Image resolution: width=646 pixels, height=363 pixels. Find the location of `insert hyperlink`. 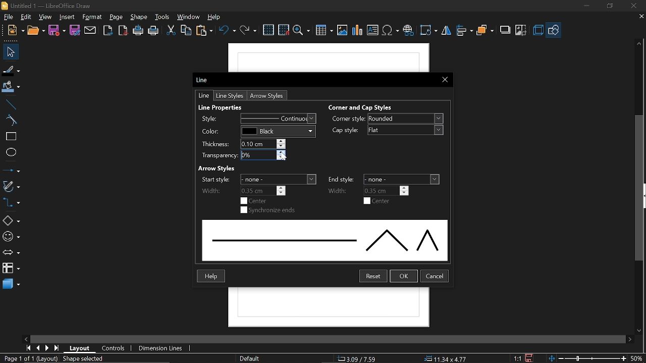

insert hyperlink is located at coordinates (408, 30).